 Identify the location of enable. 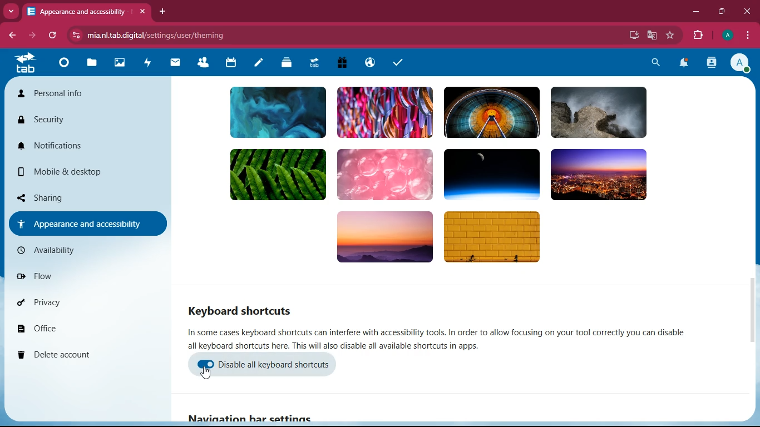
(206, 369).